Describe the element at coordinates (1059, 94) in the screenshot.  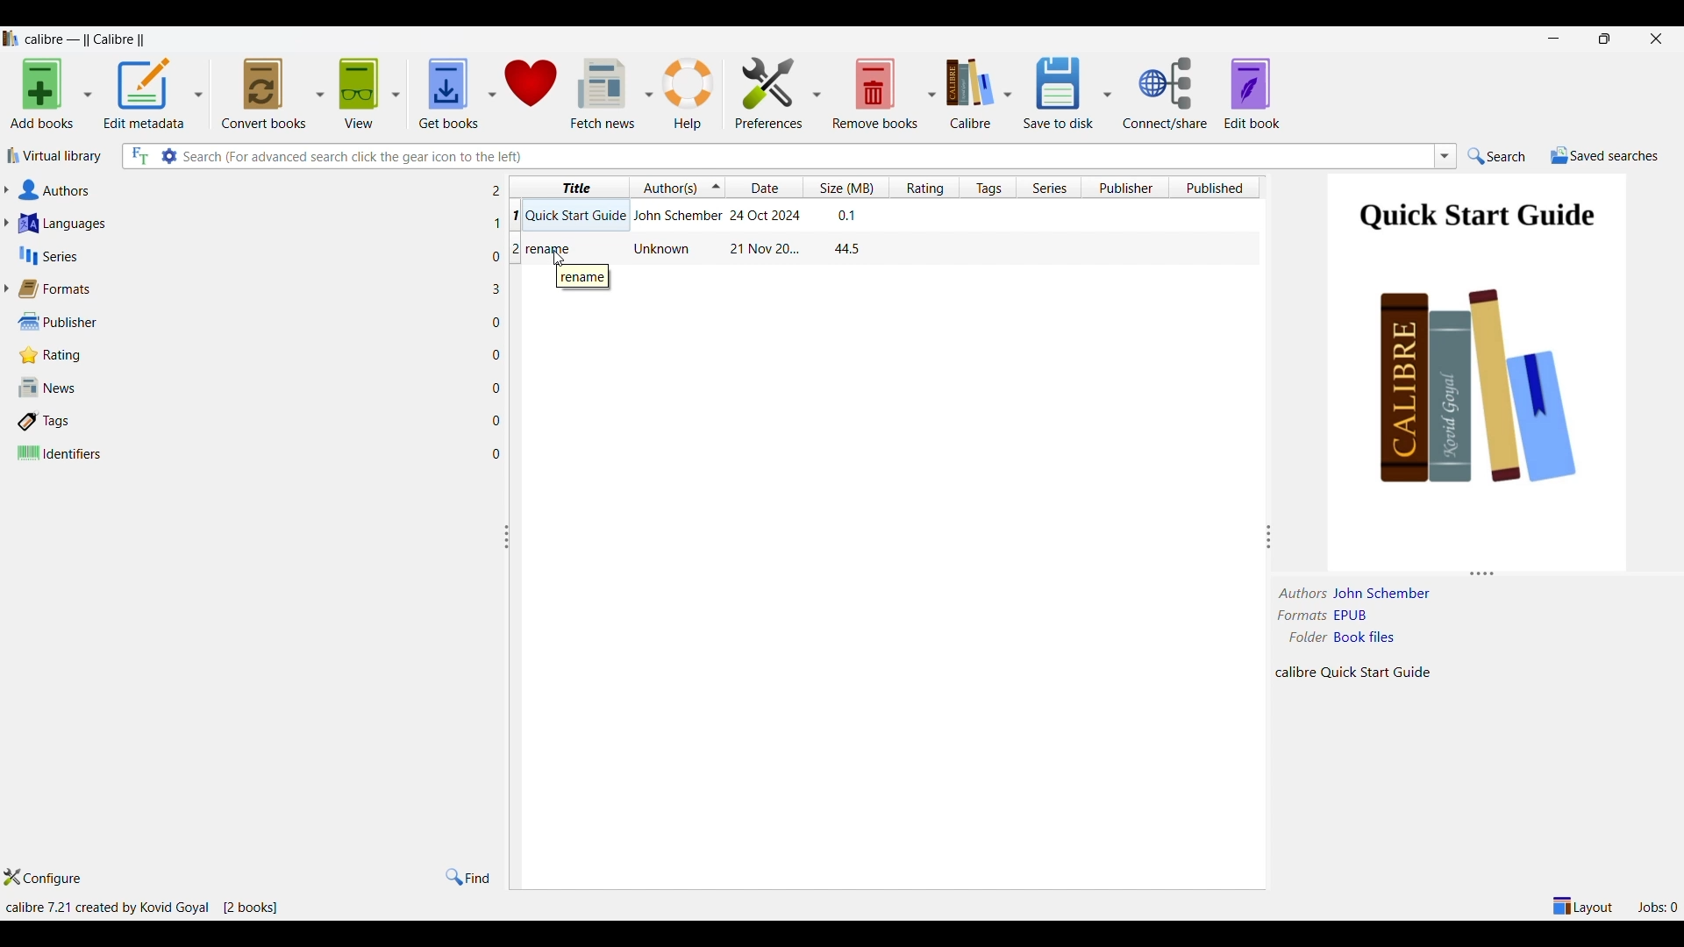
I see `Save to disk` at that location.